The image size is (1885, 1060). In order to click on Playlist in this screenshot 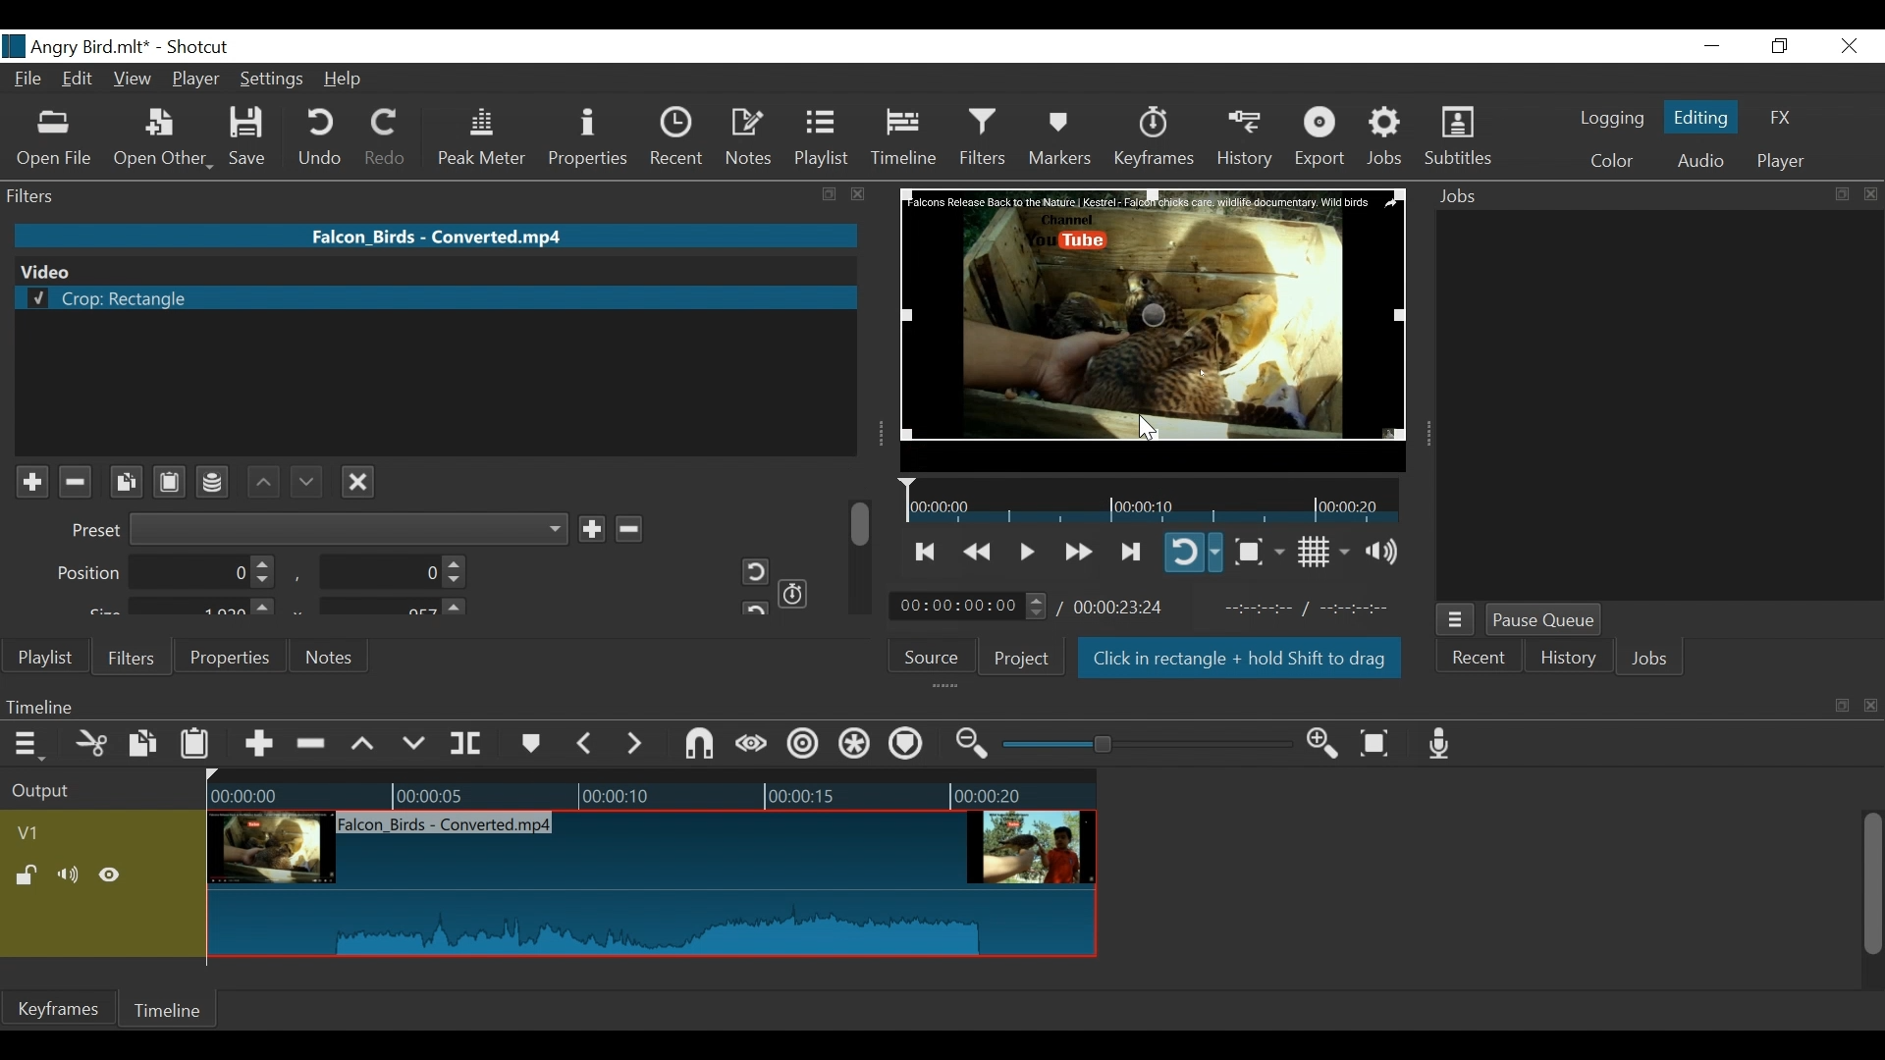, I will do `click(46, 658)`.